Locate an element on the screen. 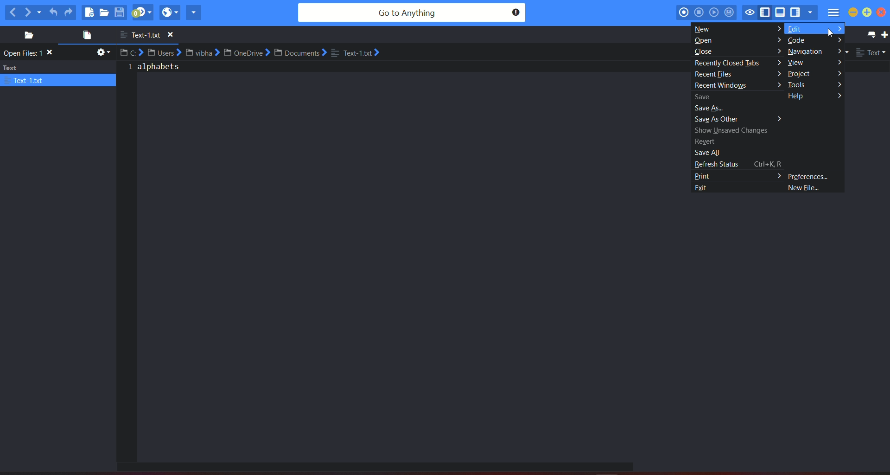 The height and width of the screenshot is (475, 890). More is located at coordinates (774, 74).